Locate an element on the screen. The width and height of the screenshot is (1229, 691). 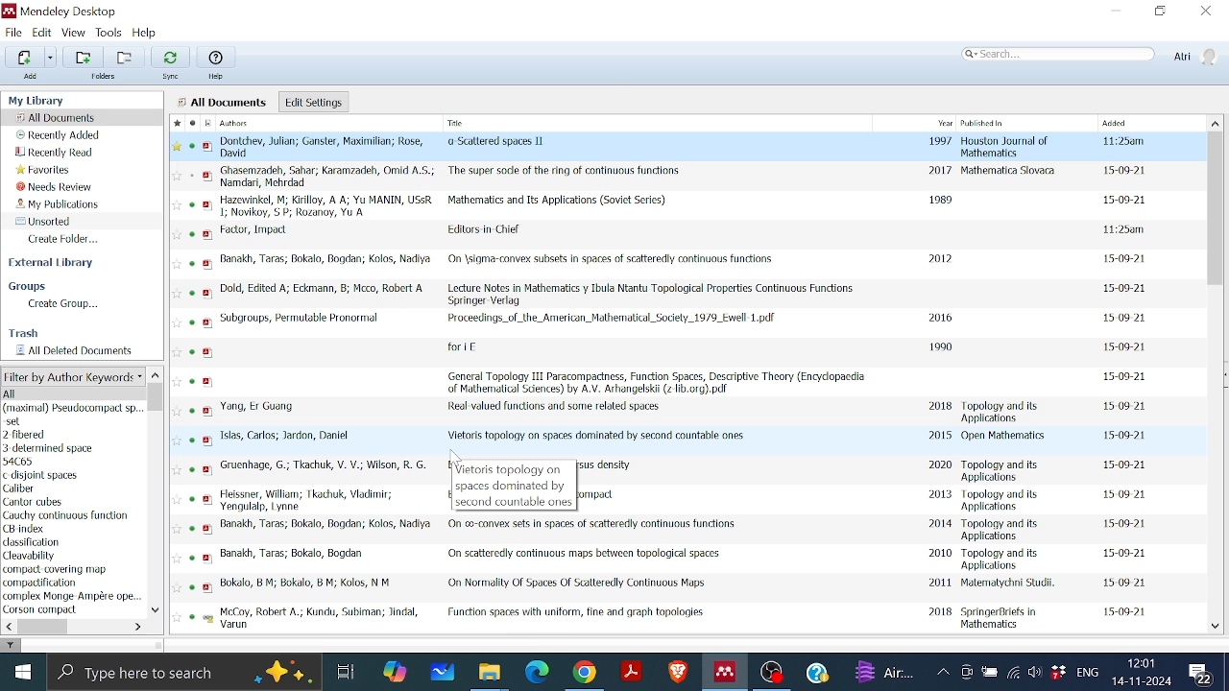
Authors is located at coordinates (237, 125).